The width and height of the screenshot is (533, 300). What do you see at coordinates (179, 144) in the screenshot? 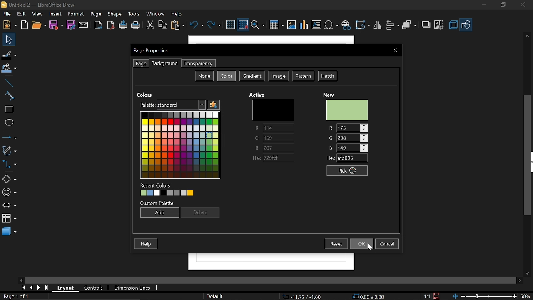
I see `Colors` at bounding box center [179, 144].